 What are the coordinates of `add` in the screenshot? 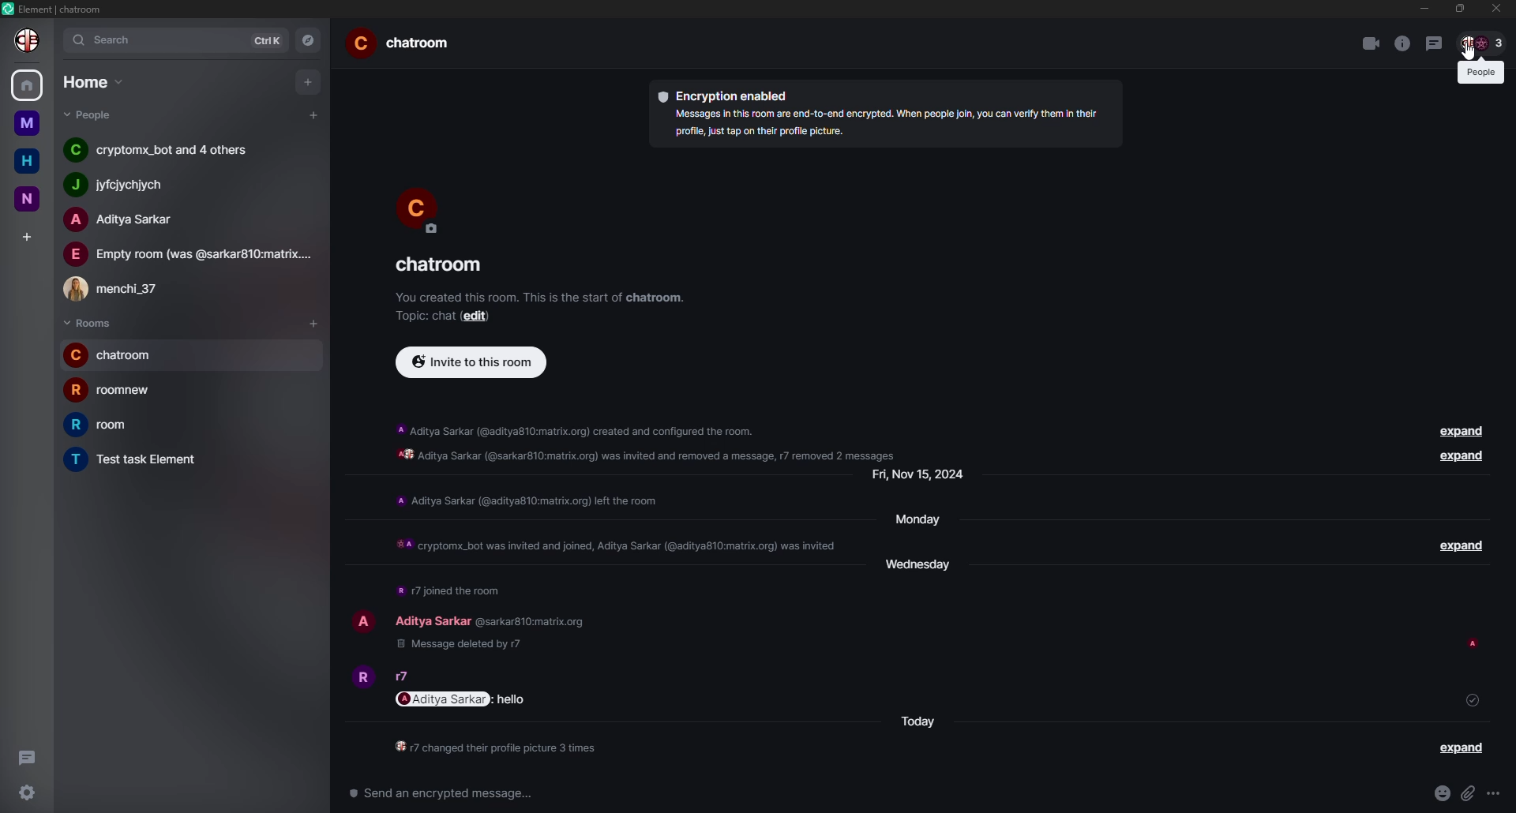 It's located at (28, 236).